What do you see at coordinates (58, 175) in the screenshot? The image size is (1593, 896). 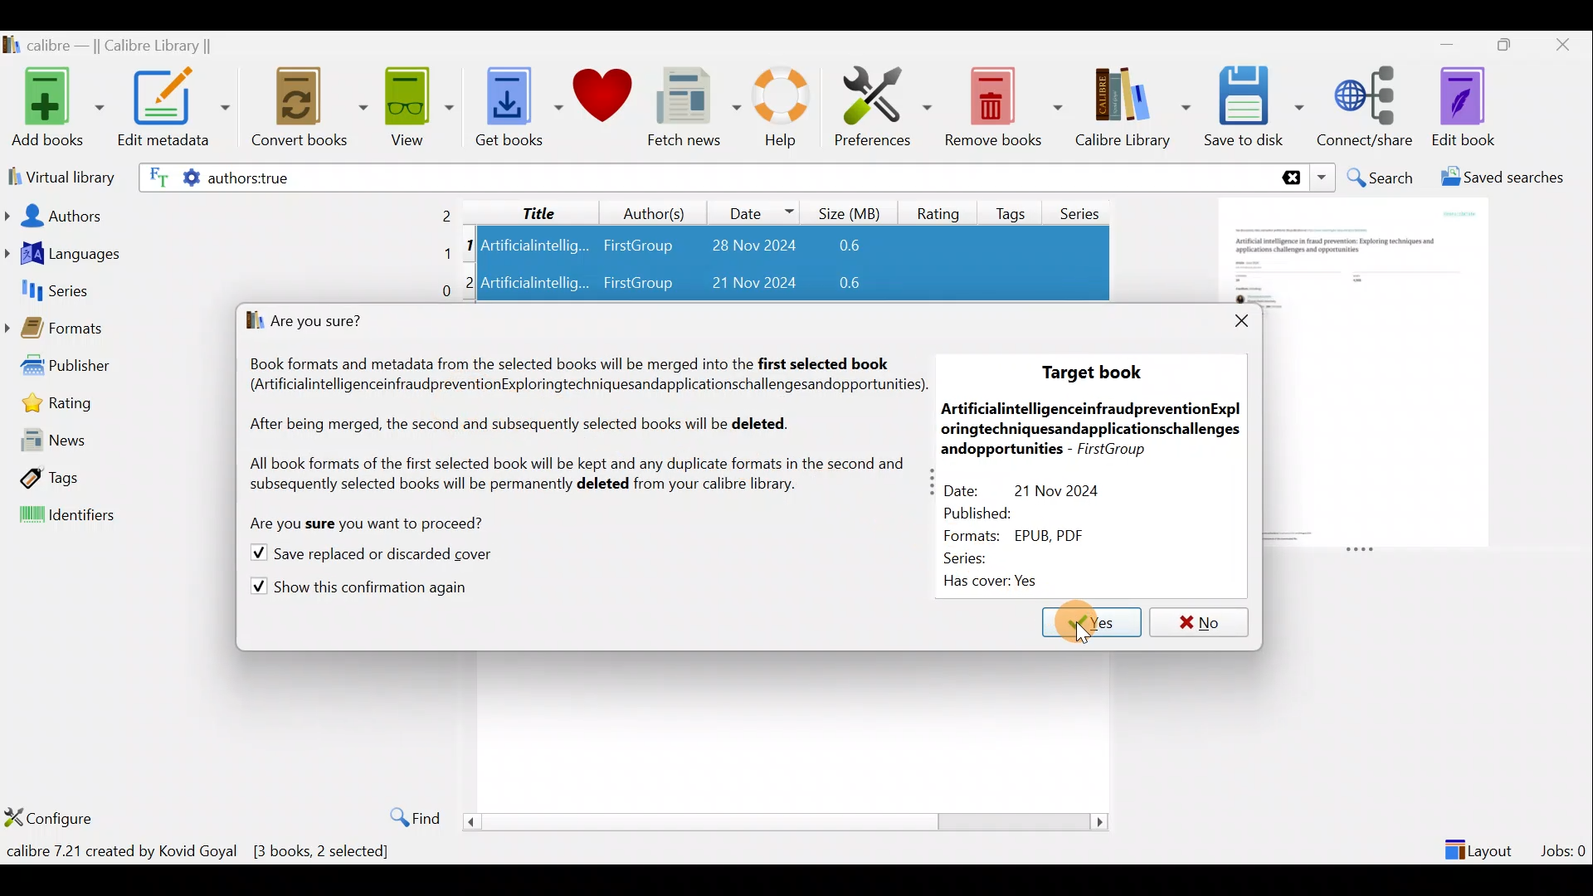 I see `Virtual library` at bounding box center [58, 175].